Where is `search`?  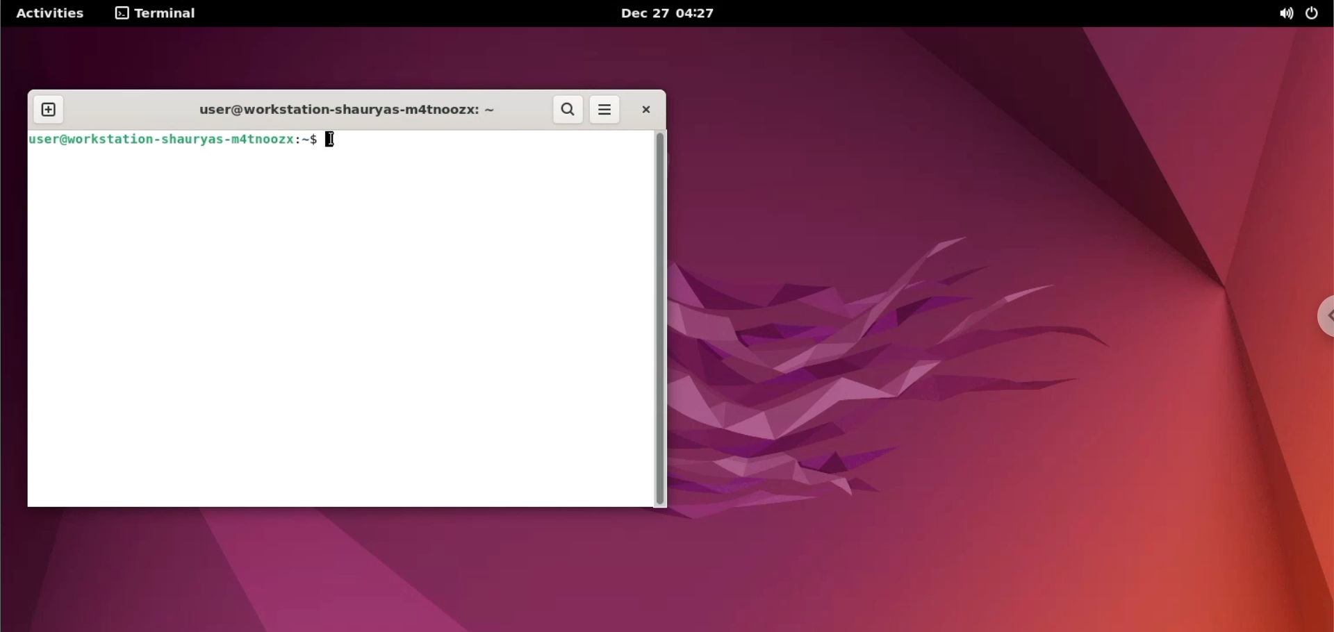
search is located at coordinates (566, 109).